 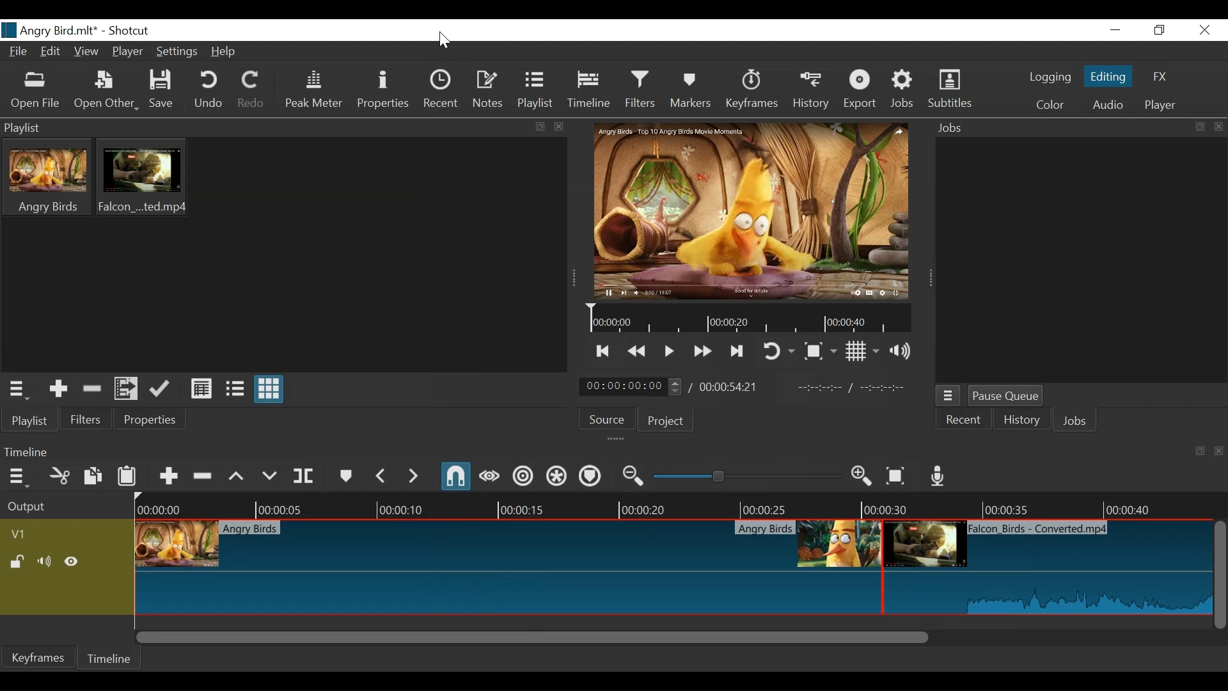 I want to click on Skip to the previous point, so click(x=601, y=351).